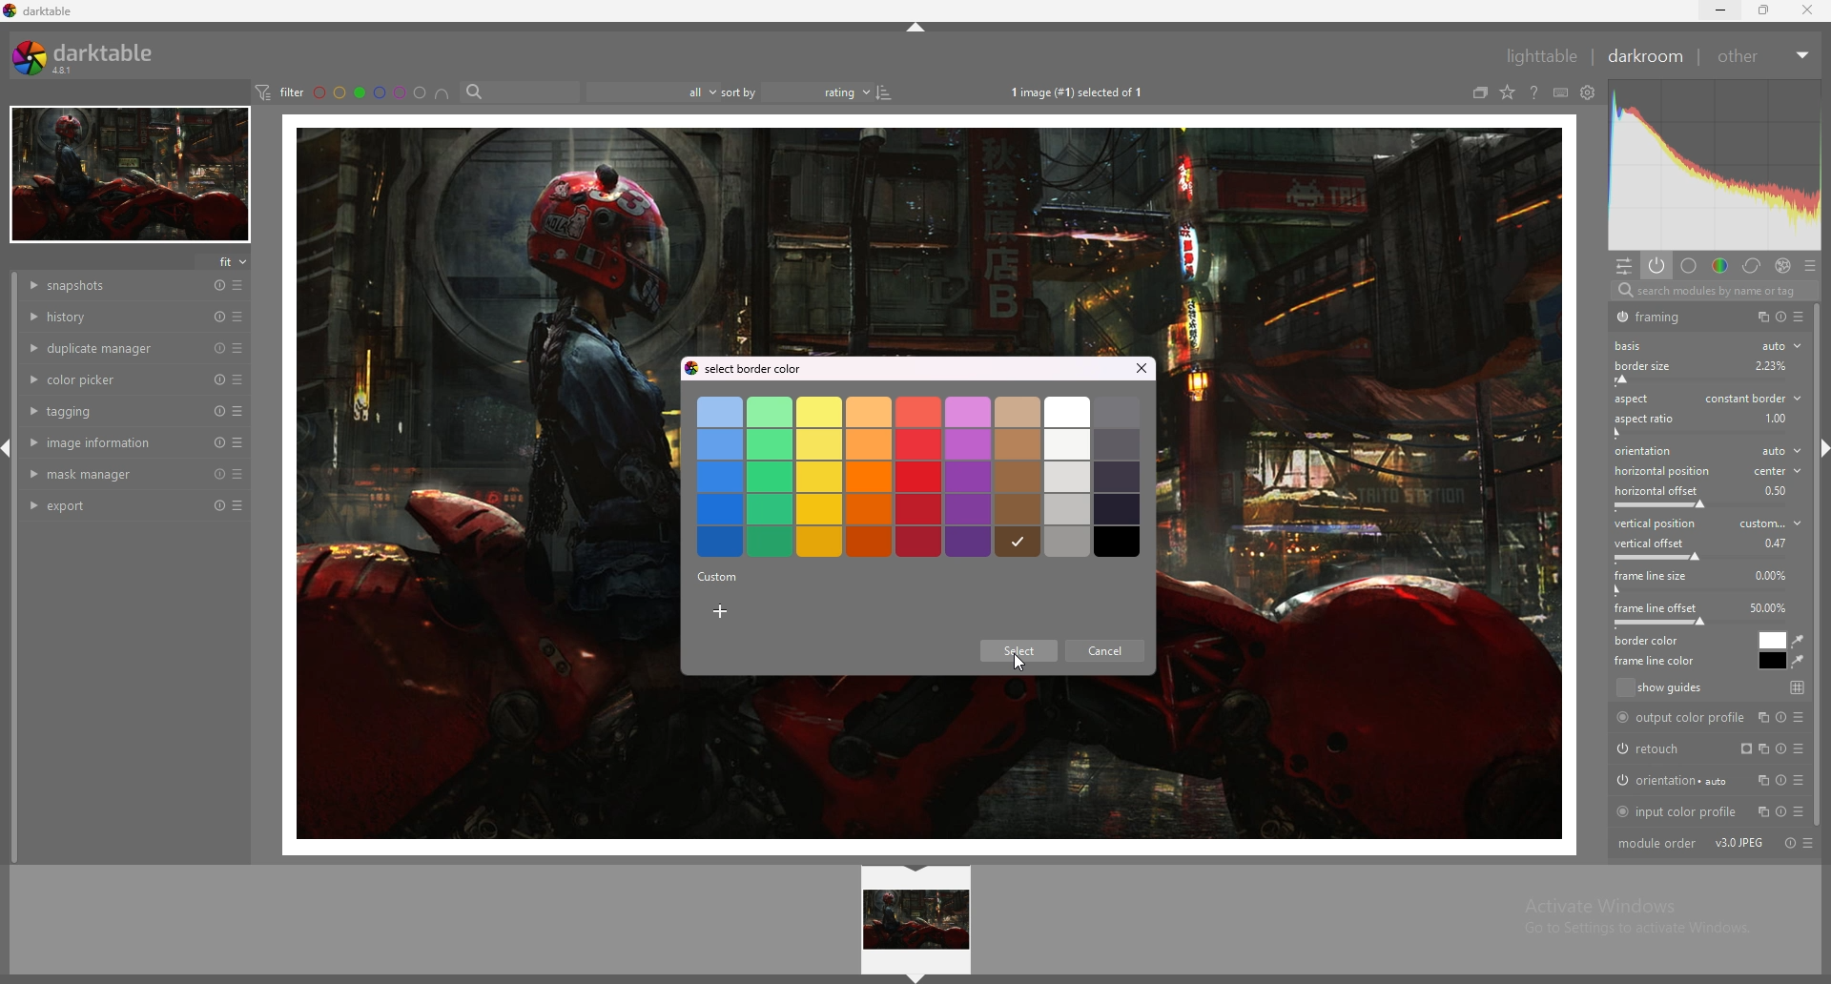 Image resolution: width=1831 pixels, height=984 pixels. I want to click on presets, so click(1808, 263).